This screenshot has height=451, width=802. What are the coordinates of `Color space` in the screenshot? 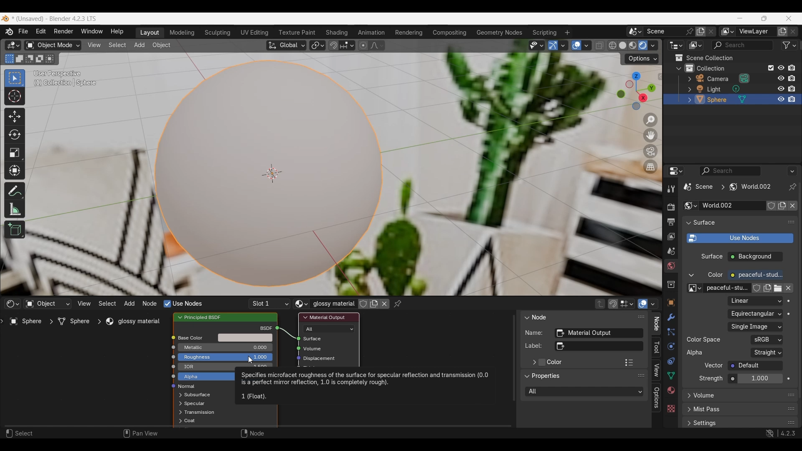 It's located at (766, 340).